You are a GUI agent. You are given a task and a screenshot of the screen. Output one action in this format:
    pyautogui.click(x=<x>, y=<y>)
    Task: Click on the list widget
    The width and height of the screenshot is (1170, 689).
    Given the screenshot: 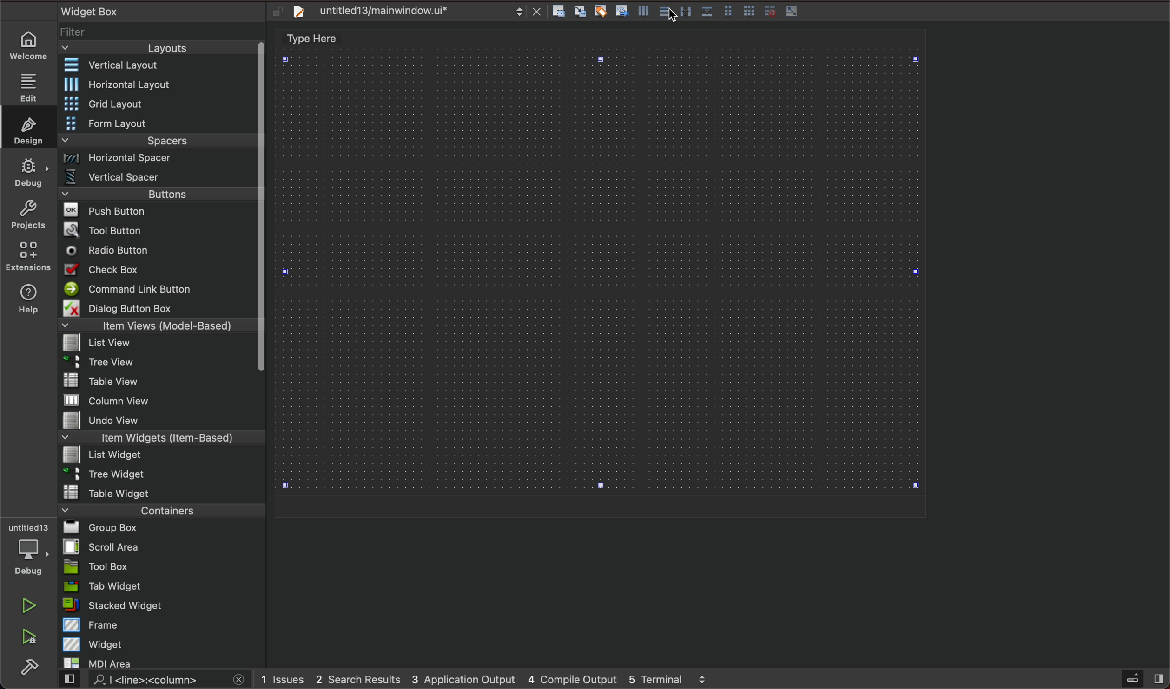 What is the action you would take?
    pyautogui.click(x=159, y=456)
    